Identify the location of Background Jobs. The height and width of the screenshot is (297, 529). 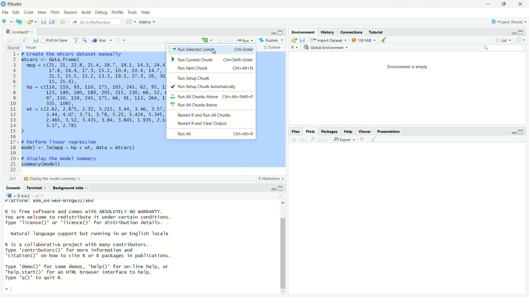
(69, 188).